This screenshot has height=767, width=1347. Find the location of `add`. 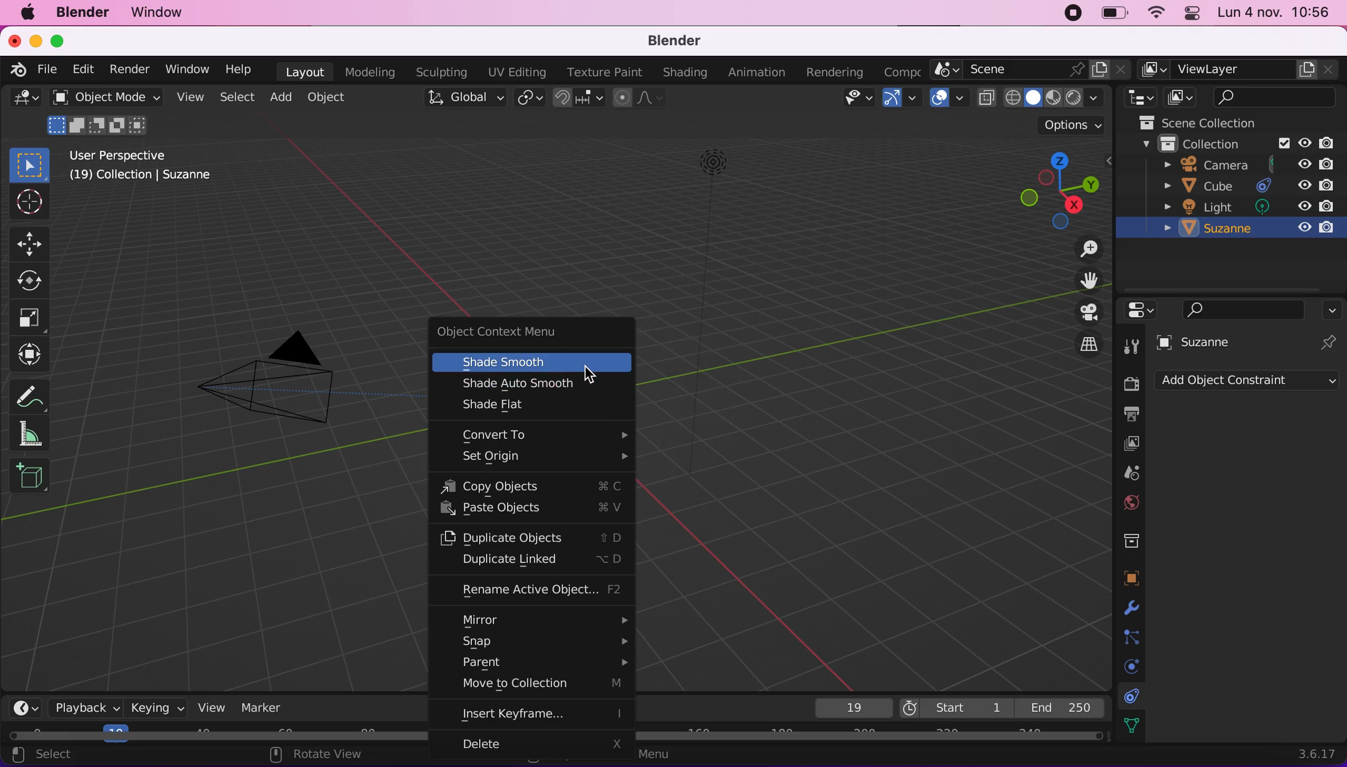

add is located at coordinates (280, 96).